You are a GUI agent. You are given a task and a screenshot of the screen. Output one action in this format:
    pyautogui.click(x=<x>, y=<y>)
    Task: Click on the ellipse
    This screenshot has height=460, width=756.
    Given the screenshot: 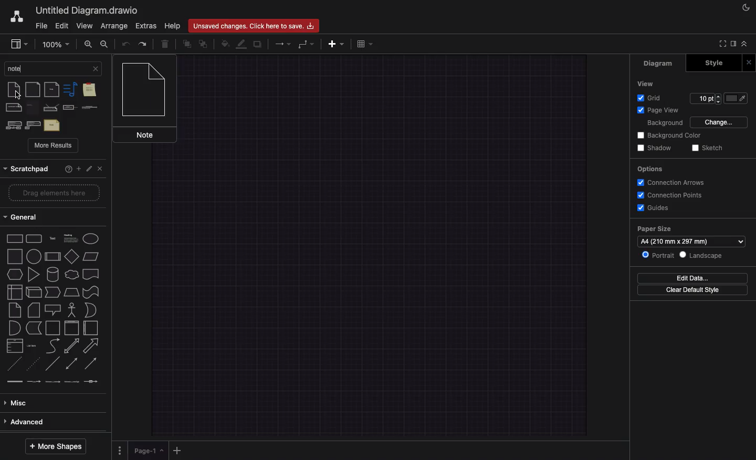 What is the action you would take?
    pyautogui.click(x=91, y=238)
    